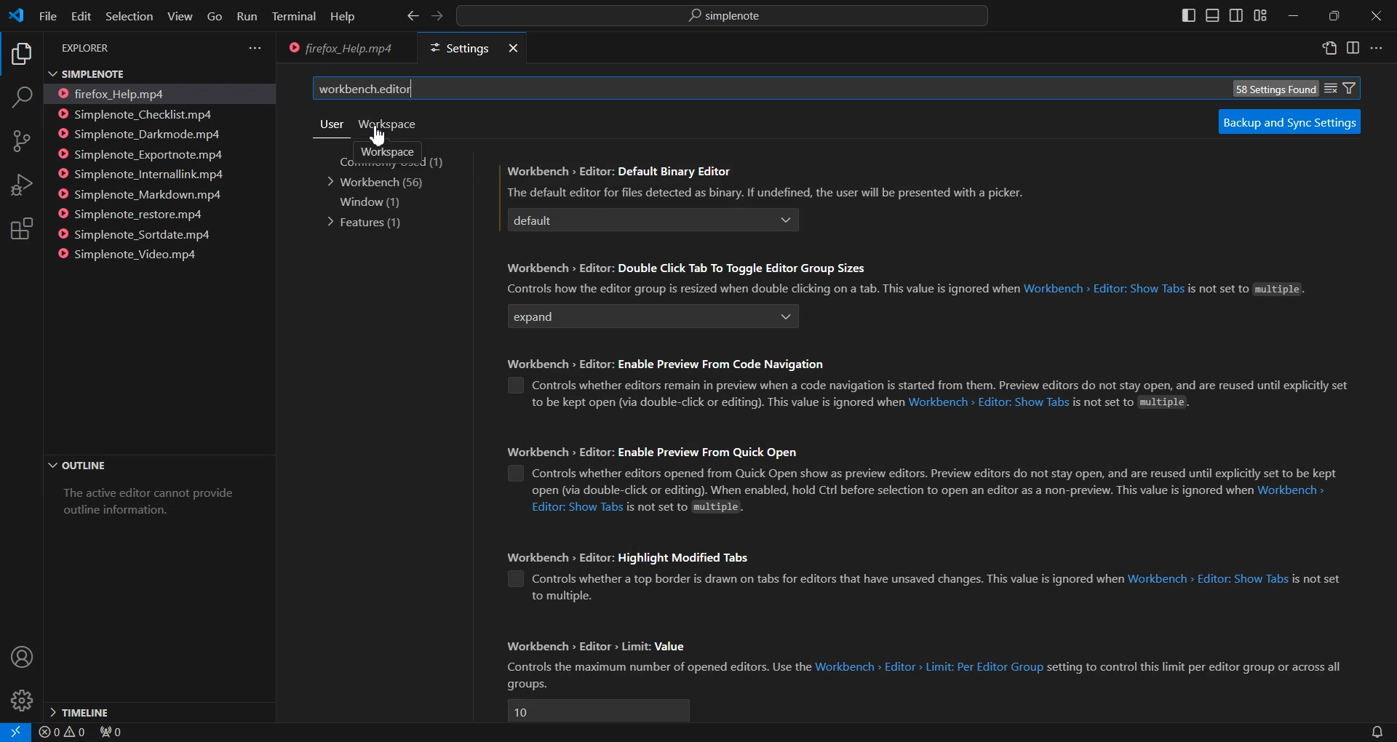 The width and height of the screenshot is (1397, 742). What do you see at coordinates (635, 319) in the screenshot?
I see `Expand Editor group size` at bounding box center [635, 319].